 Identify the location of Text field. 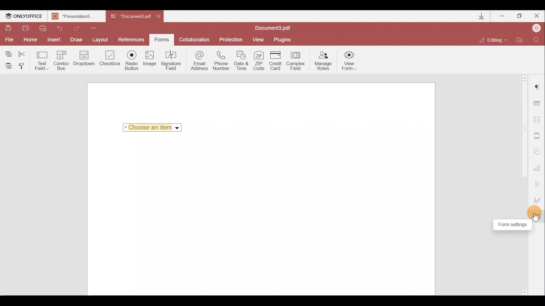
(42, 61).